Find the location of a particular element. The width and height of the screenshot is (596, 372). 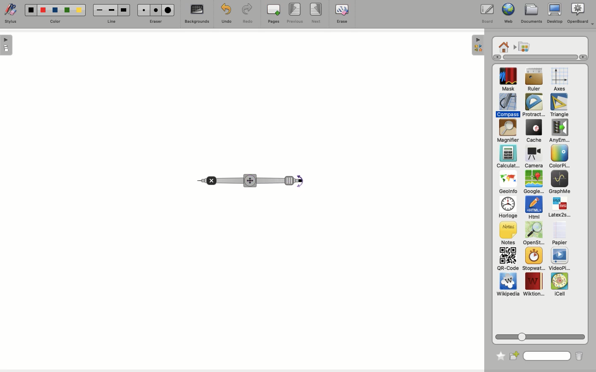

Redo is located at coordinates (248, 14).